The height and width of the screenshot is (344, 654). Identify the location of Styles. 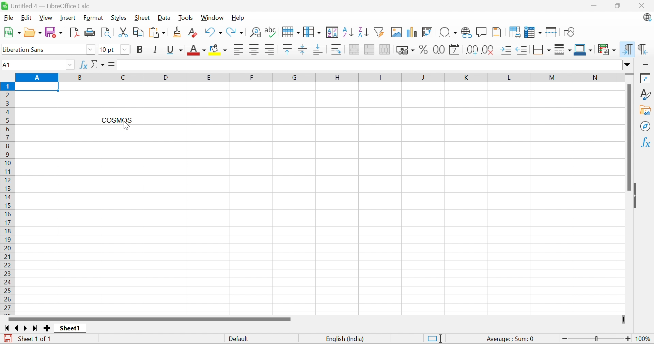
(646, 94).